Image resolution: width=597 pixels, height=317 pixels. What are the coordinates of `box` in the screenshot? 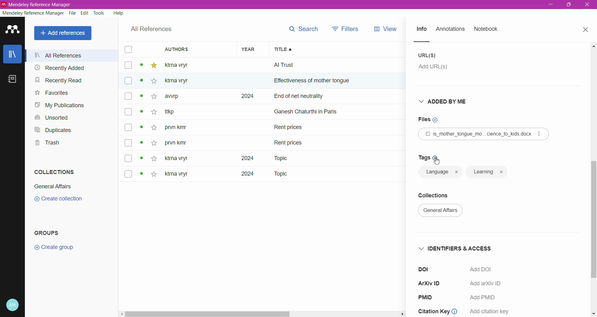 It's located at (128, 112).